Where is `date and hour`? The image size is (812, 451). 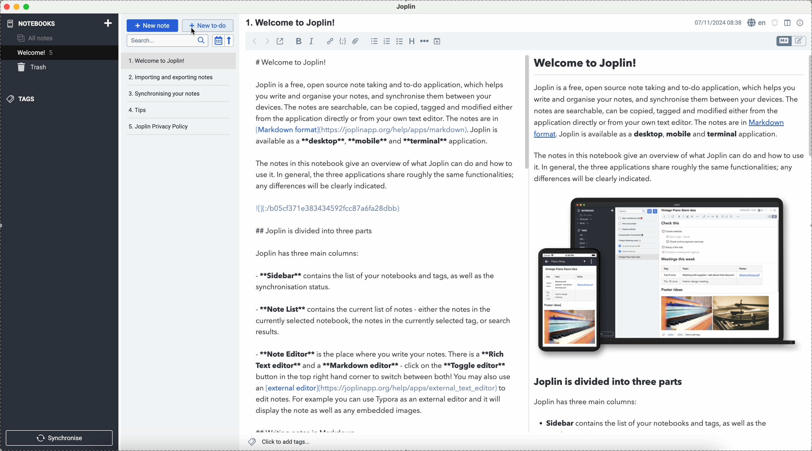
date and hour is located at coordinates (718, 22).